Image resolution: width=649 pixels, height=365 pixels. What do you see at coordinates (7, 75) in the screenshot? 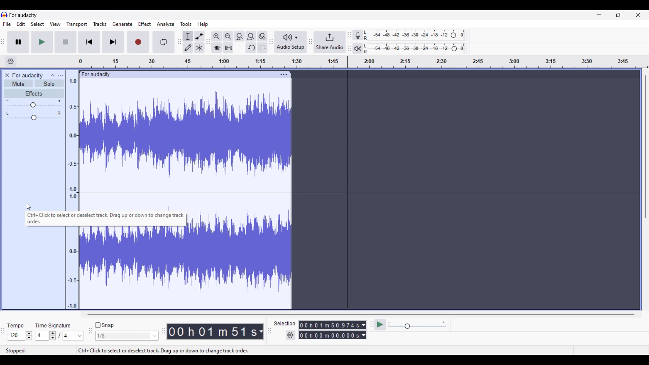
I see `Close track` at bounding box center [7, 75].